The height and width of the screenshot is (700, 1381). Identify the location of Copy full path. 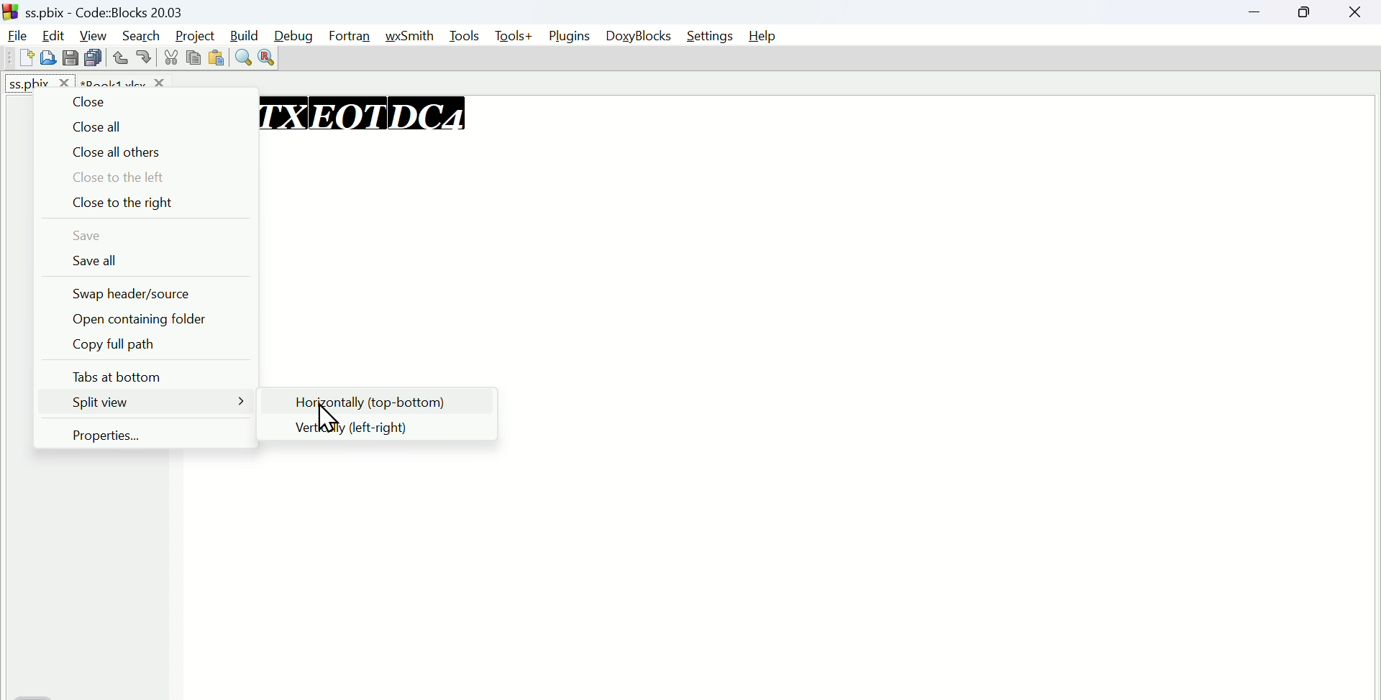
(145, 344).